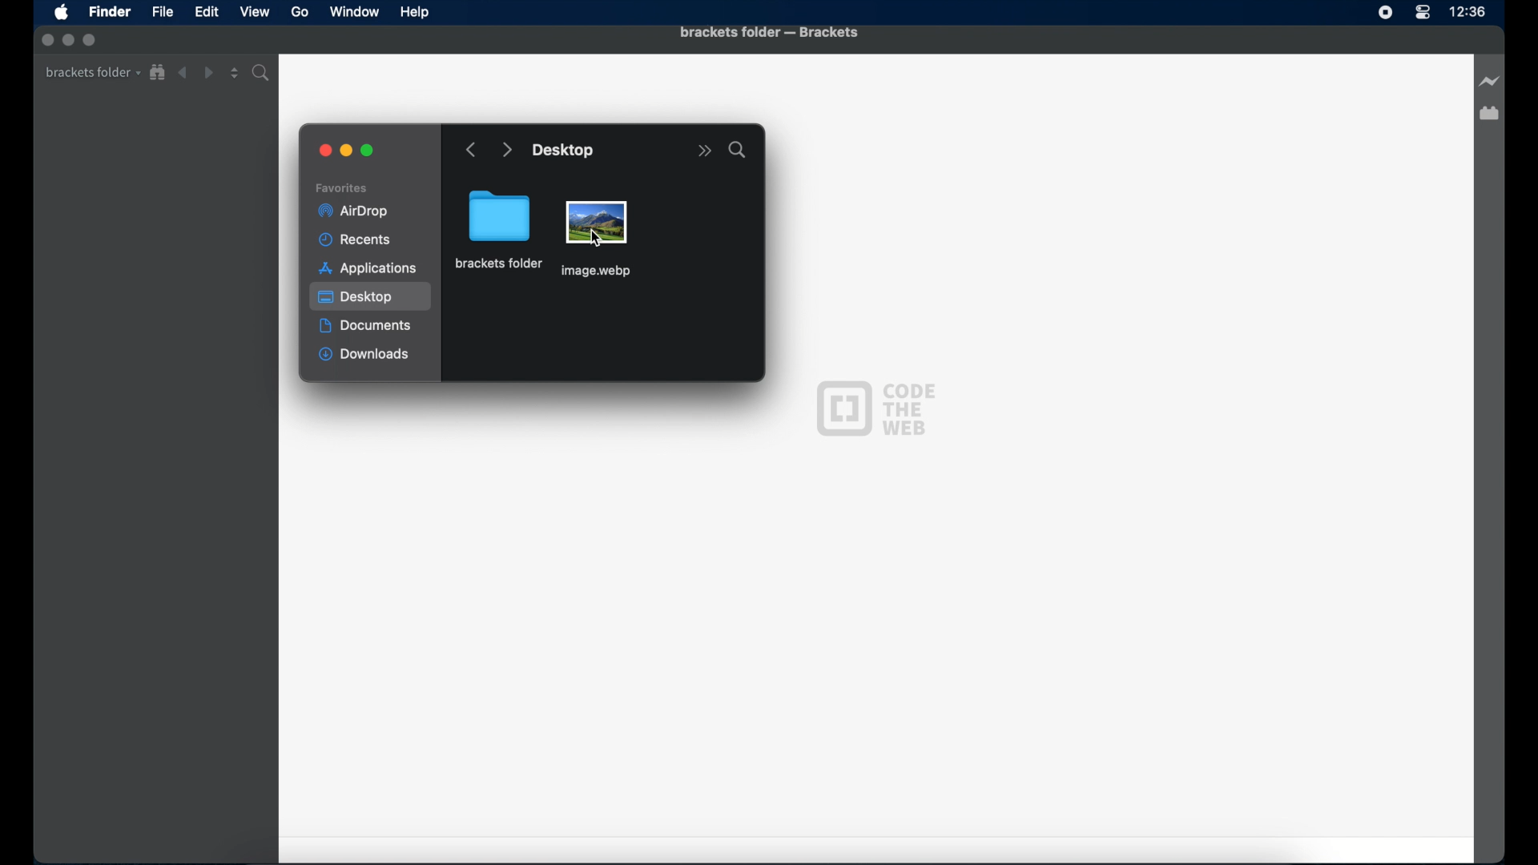 This screenshot has height=865, width=1538. I want to click on airdrop, so click(352, 211).